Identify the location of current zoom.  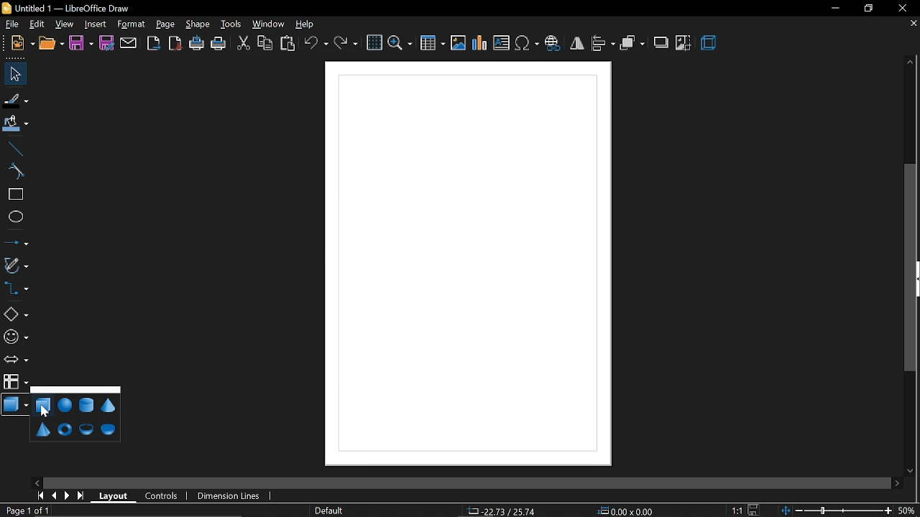
(908, 511).